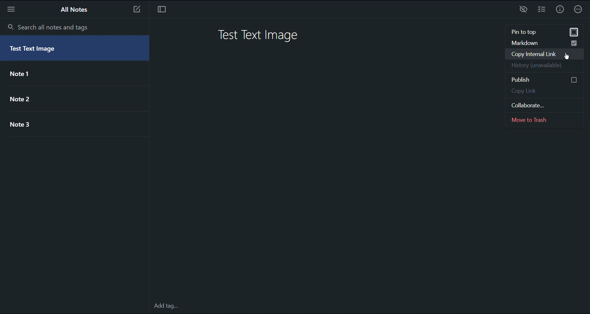 This screenshot has height=314, width=590. Describe the element at coordinates (543, 54) in the screenshot. I see `Copy Internal Link` at that location.